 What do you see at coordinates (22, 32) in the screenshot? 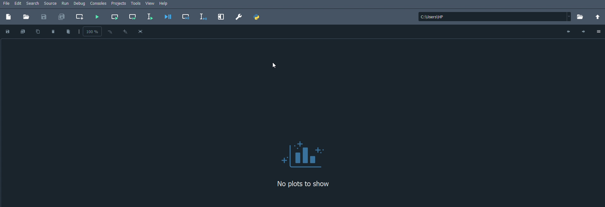
I see `save all` at bounding box center [22, 32].